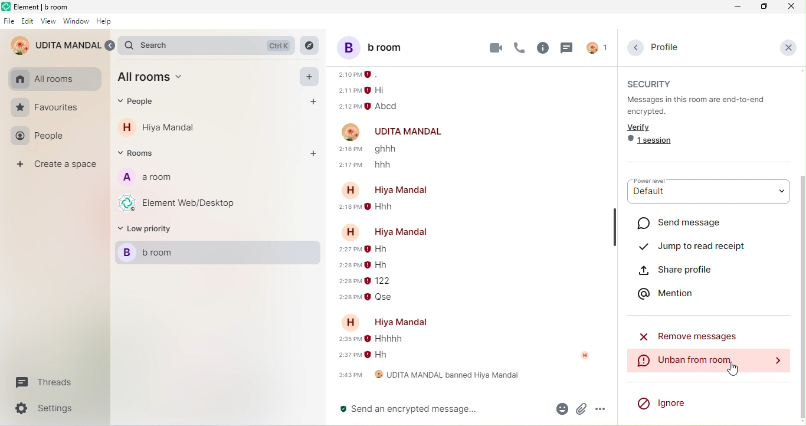 The image size is (806, 426). What do you see at coordinates (59, 166) in the screenshot?
I see `create a space` at bounding box center [59, 166].